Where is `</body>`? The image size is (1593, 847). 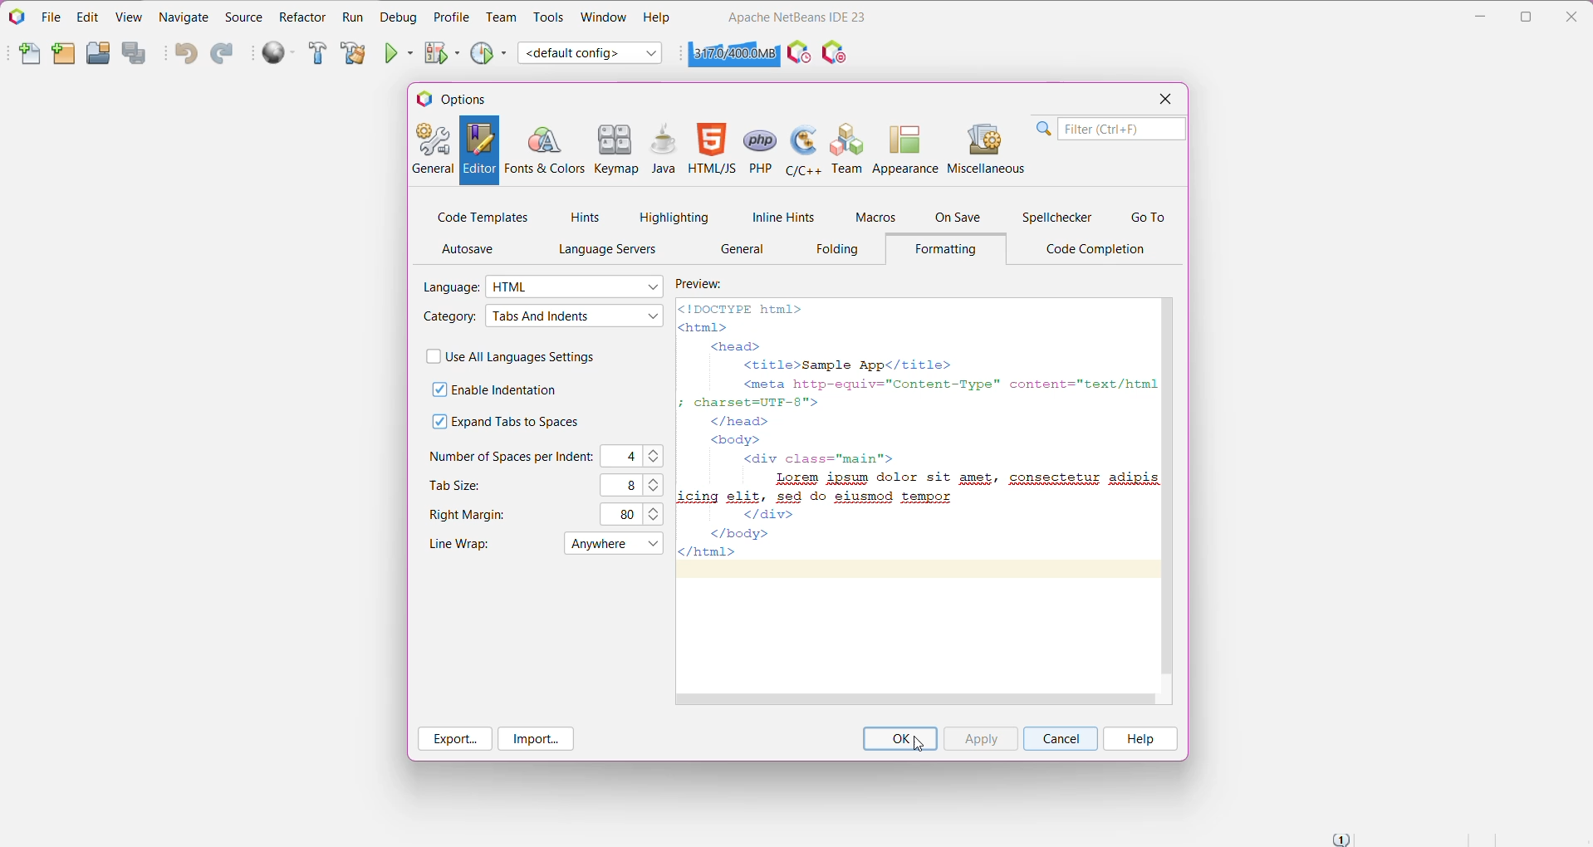 </body> is located at coordinates (738, 531).